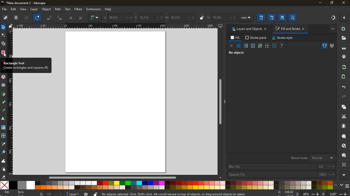 The height and width of the screenshot is (196, 350). Describe the element at coordinates (344, 136) in the screenshot. I see `search` at that location.